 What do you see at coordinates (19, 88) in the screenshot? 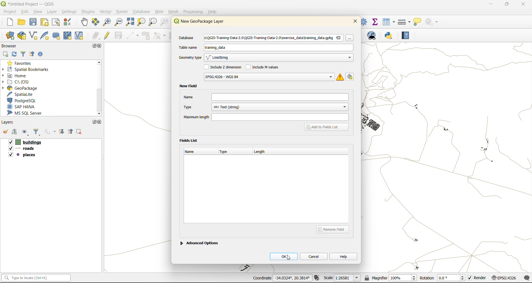
I see `geopackage` at bounding box center [19, 88].